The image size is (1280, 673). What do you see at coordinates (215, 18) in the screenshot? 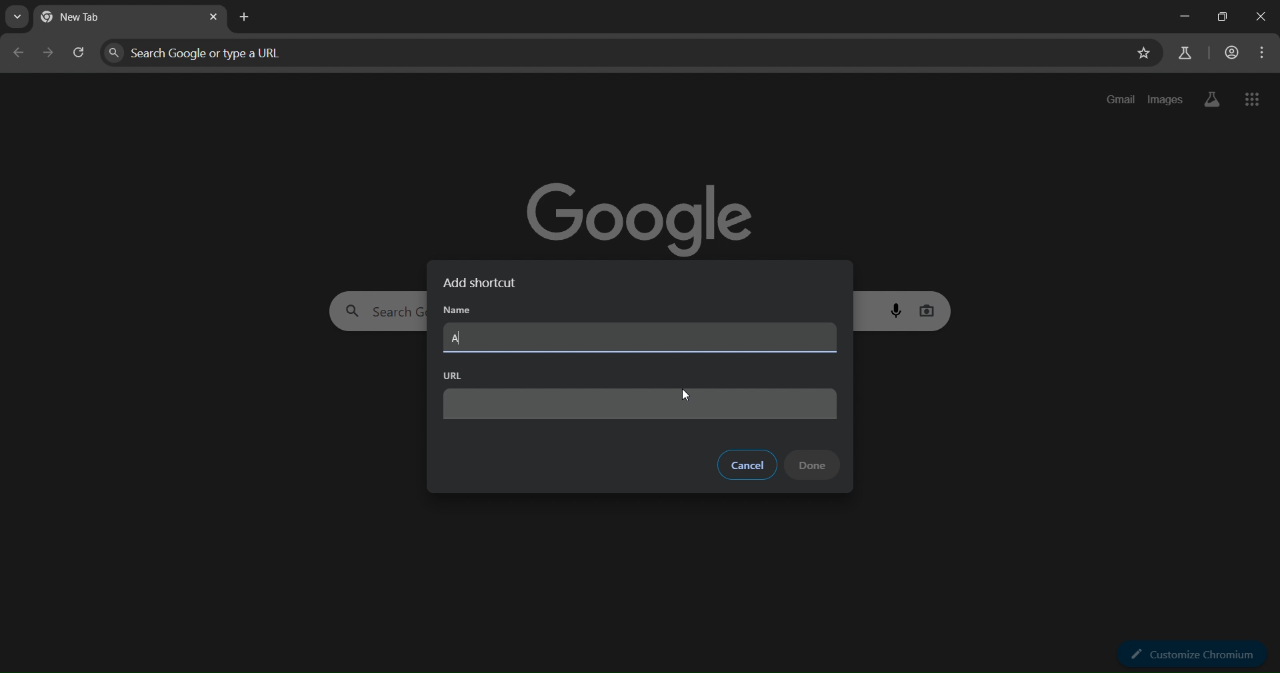
I see `close tab` at bounding box center [215, 18].